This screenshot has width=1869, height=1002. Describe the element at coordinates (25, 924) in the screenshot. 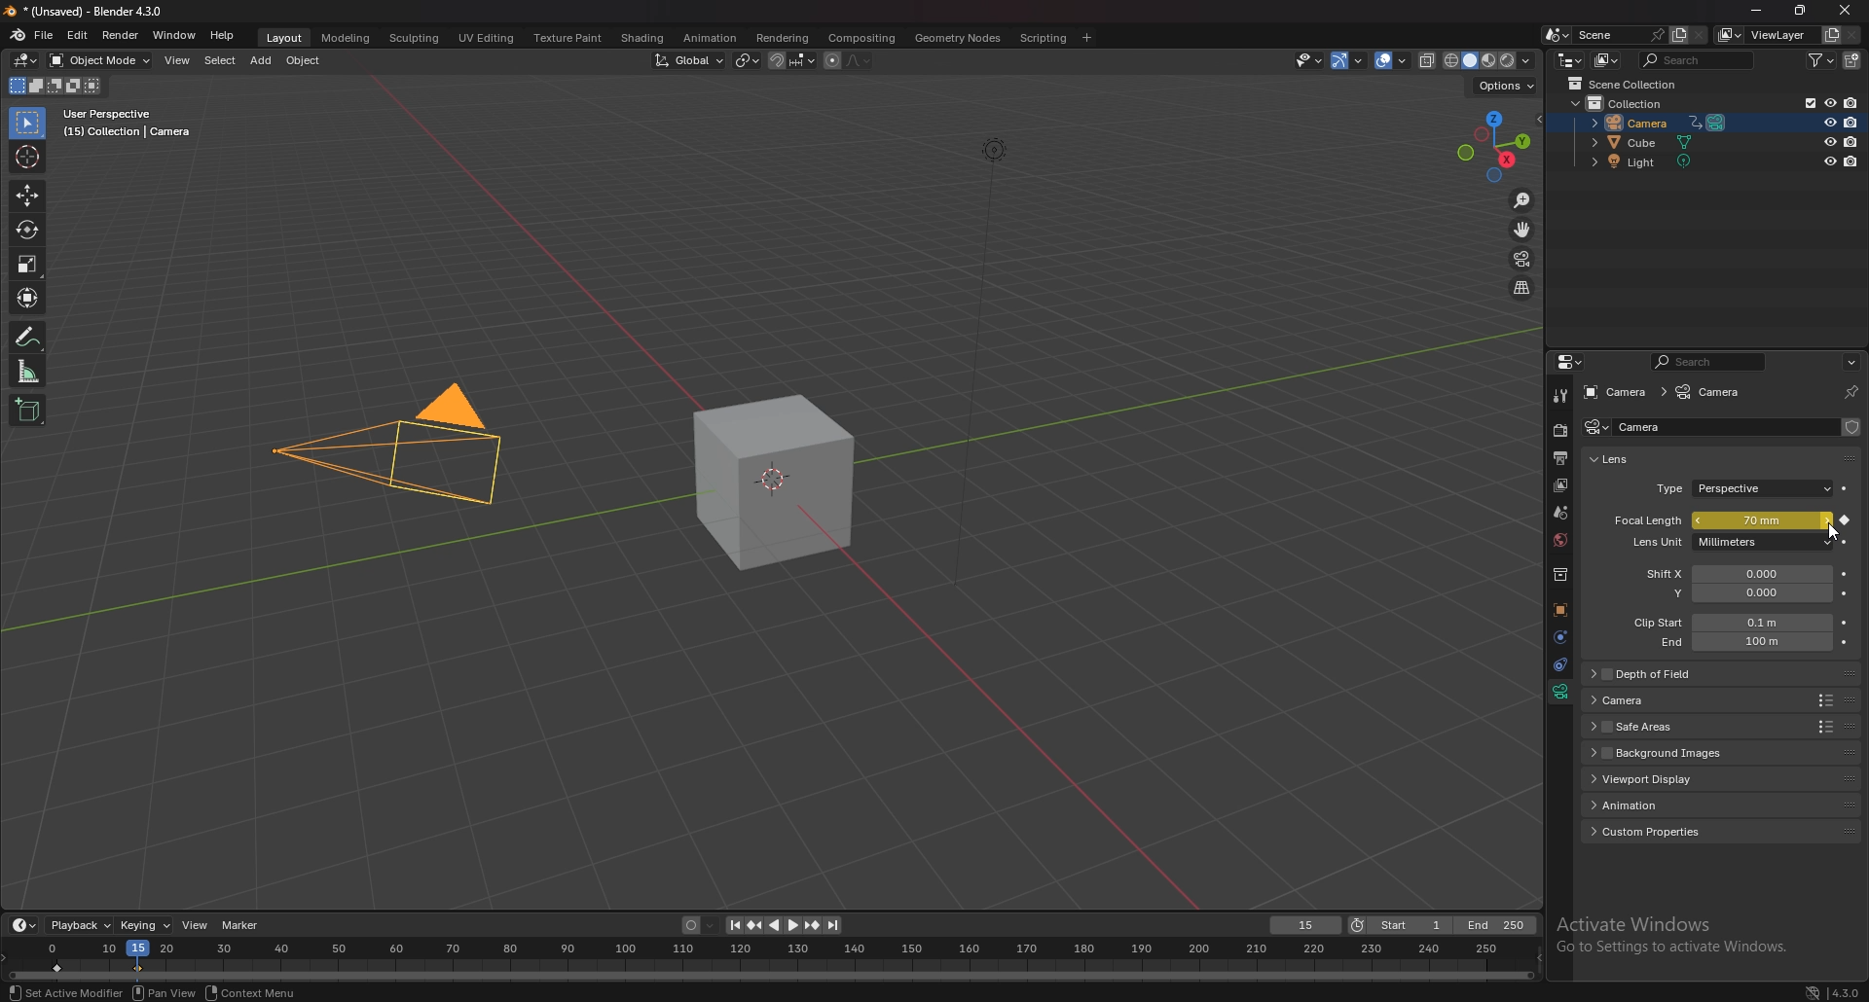

I see `editor type` at that location.